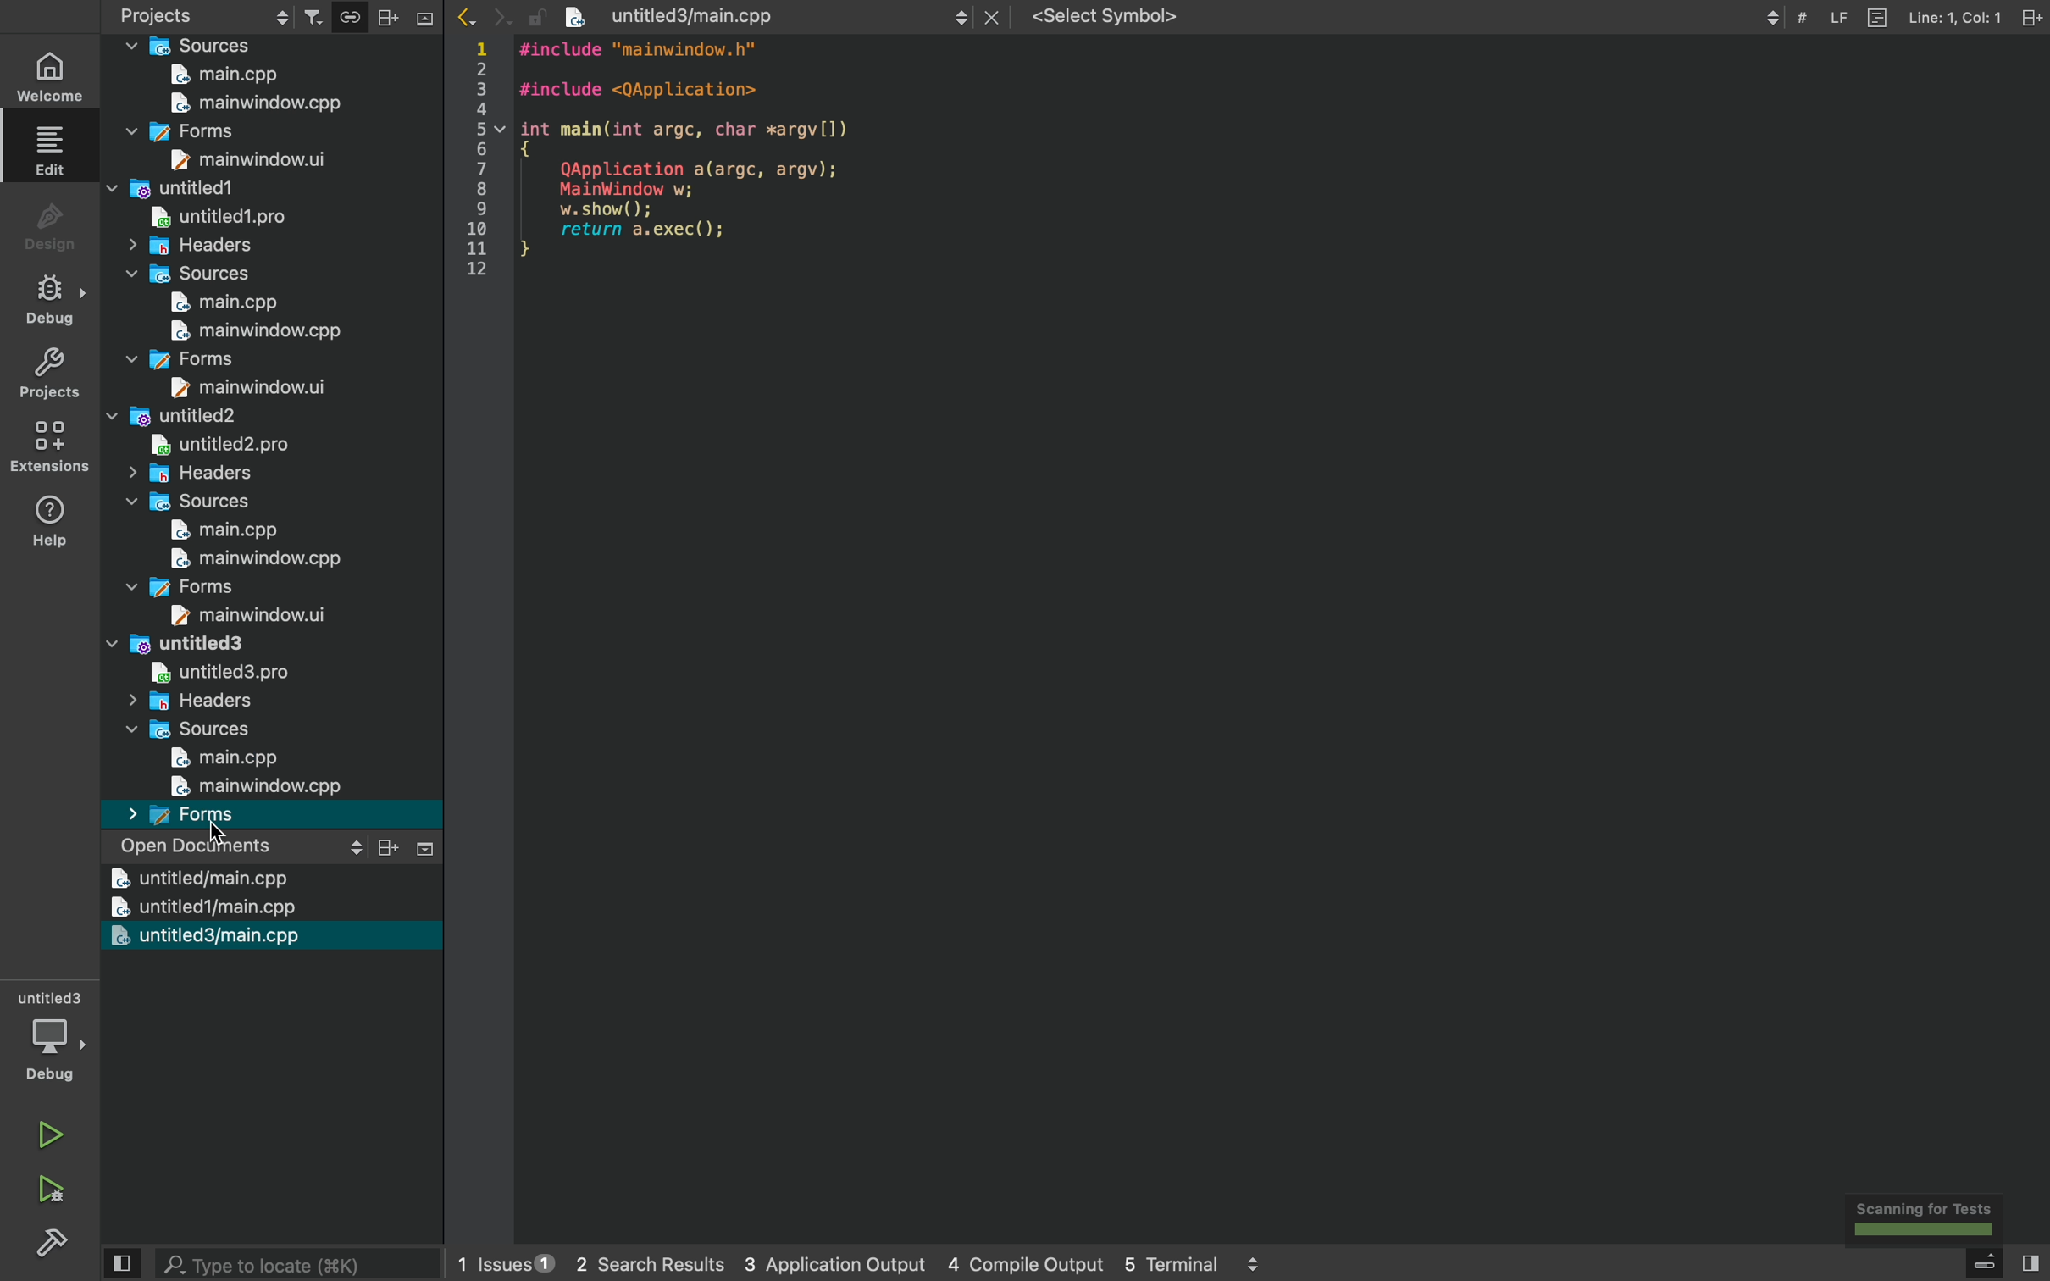 The height and width of the screenshot is (1281, 2050). Describe the element at coordinates (188, 815) in the screenshot. I see `Forms` at that location.